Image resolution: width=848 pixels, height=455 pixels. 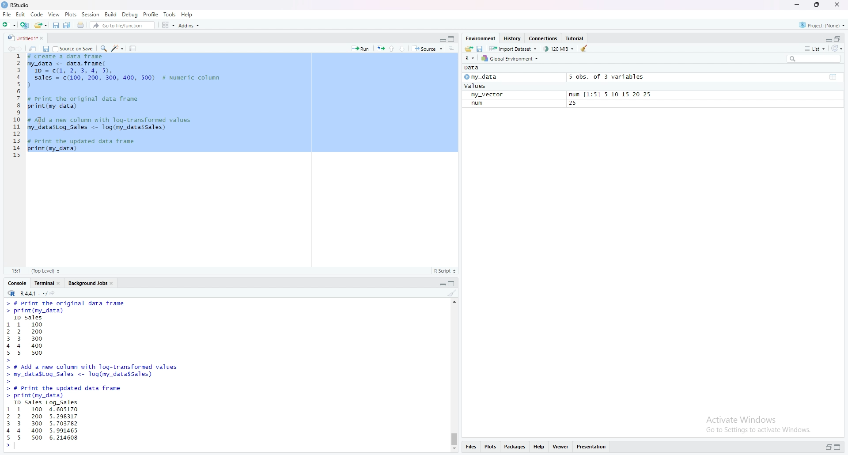 I want to click on search field, so click(x=813, y=60).